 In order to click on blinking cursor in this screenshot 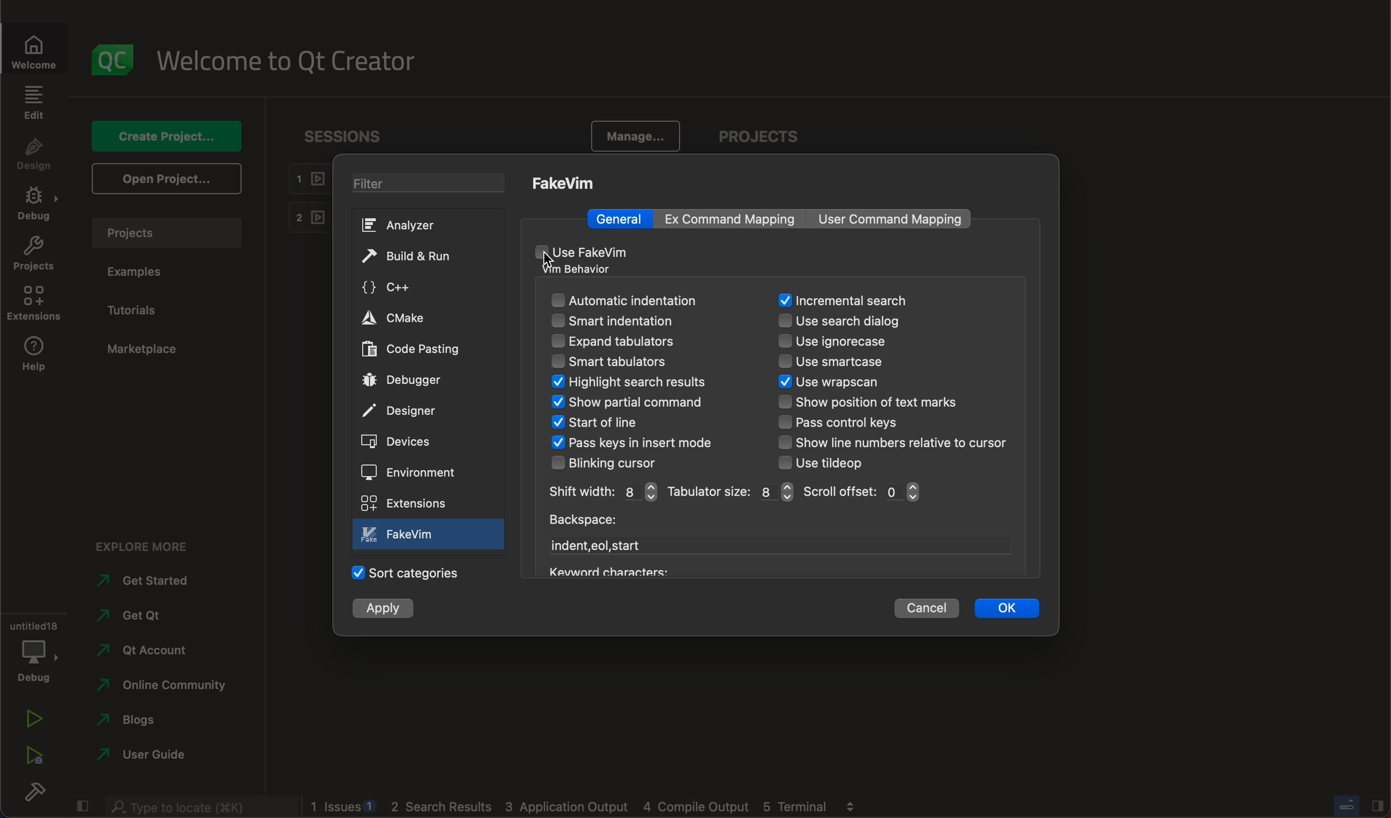, I will do `click(612, 463)`.